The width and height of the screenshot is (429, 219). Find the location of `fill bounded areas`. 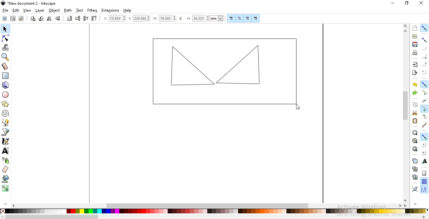

fill bounded areas is located at coordinates (5, 179).